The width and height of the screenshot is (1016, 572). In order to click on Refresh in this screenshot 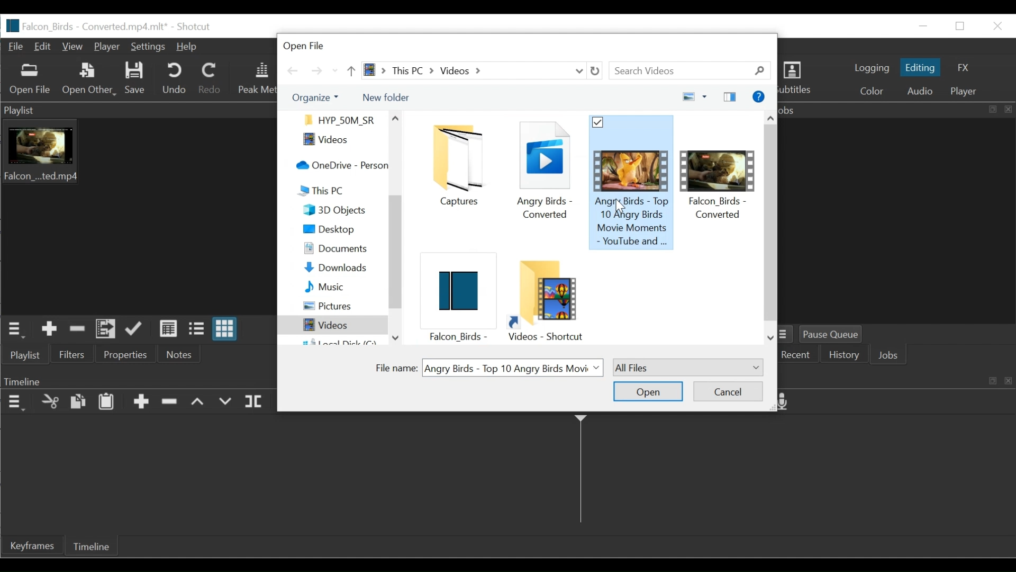, I will do `click(598, 71)`.